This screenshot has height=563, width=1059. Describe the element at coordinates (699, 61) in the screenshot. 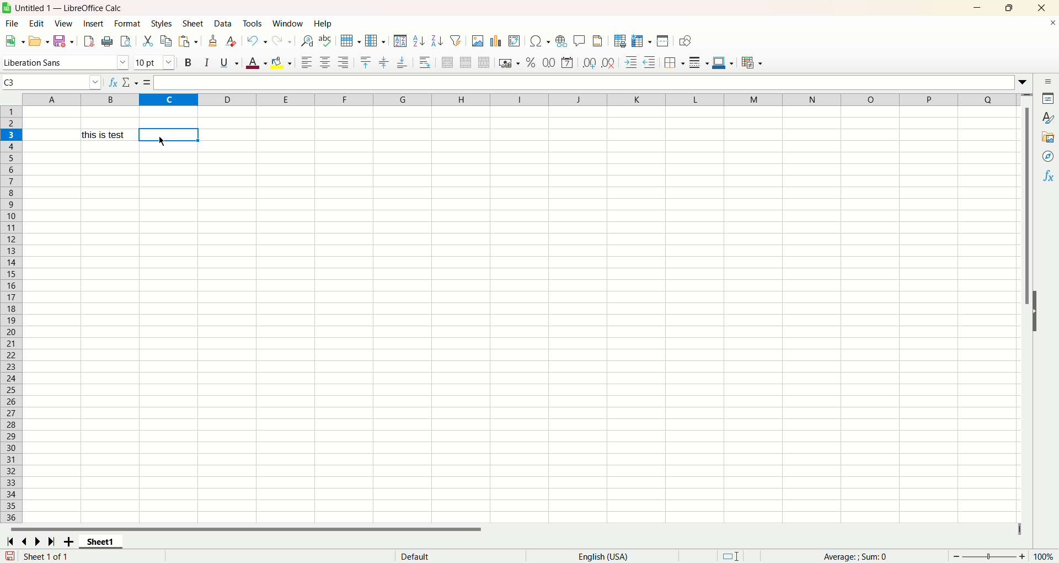

I see `border style` at that location.